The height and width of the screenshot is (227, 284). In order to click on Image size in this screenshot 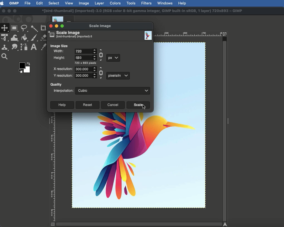, I will do `click(60, 45)`.